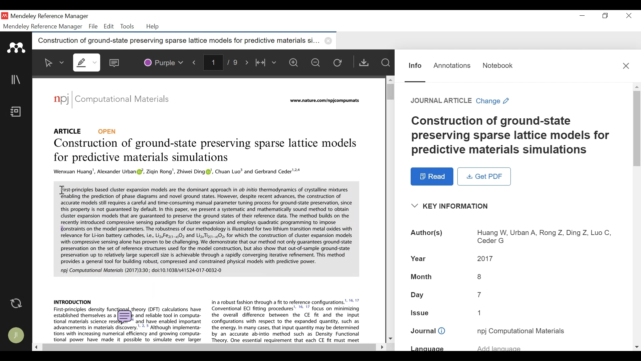 The height and width of the screenshot is (361, 641). What do you see at coordinates (316, 62) in the screenshot?
I see `Zoom out` at bounding box center [316, 62].